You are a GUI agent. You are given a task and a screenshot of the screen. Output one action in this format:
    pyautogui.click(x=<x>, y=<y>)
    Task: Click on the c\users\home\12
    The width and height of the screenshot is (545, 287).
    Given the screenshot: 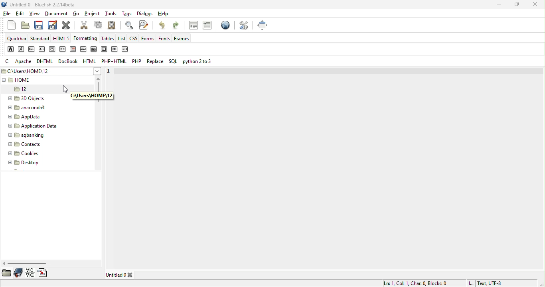 What is the action you would take?
    pyautogui.click(x=51, y=71)
    